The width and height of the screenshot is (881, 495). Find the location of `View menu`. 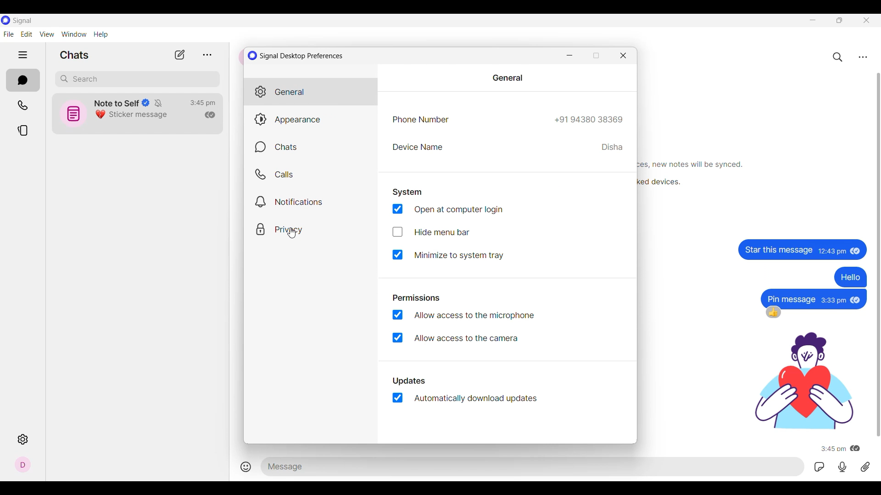

View menu is located at coordinates (47, 34).